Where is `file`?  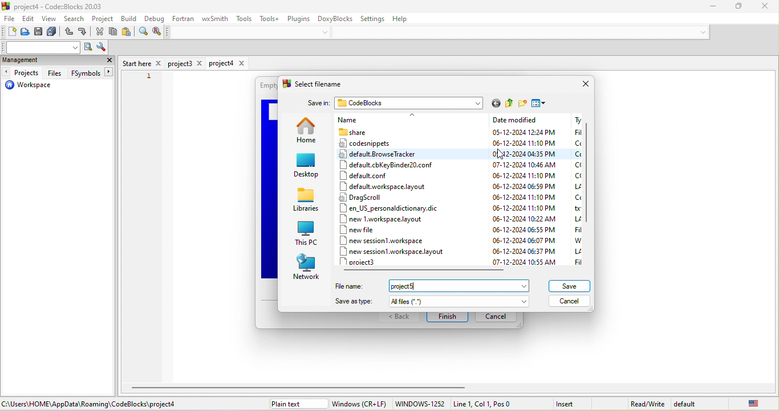
file is located at coordinates (9, 20).